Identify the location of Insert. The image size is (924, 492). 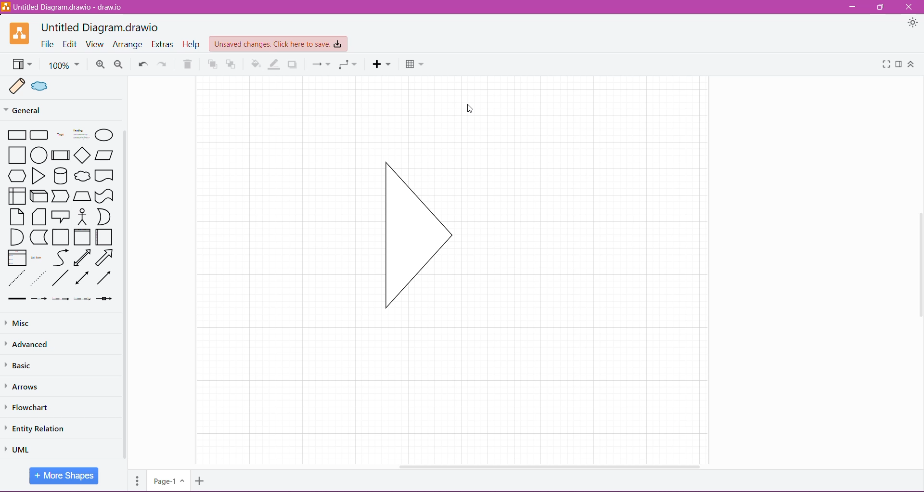
(382, 65).